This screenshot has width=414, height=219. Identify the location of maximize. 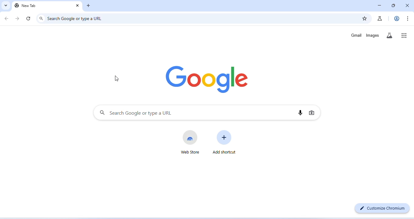
(394, 5).